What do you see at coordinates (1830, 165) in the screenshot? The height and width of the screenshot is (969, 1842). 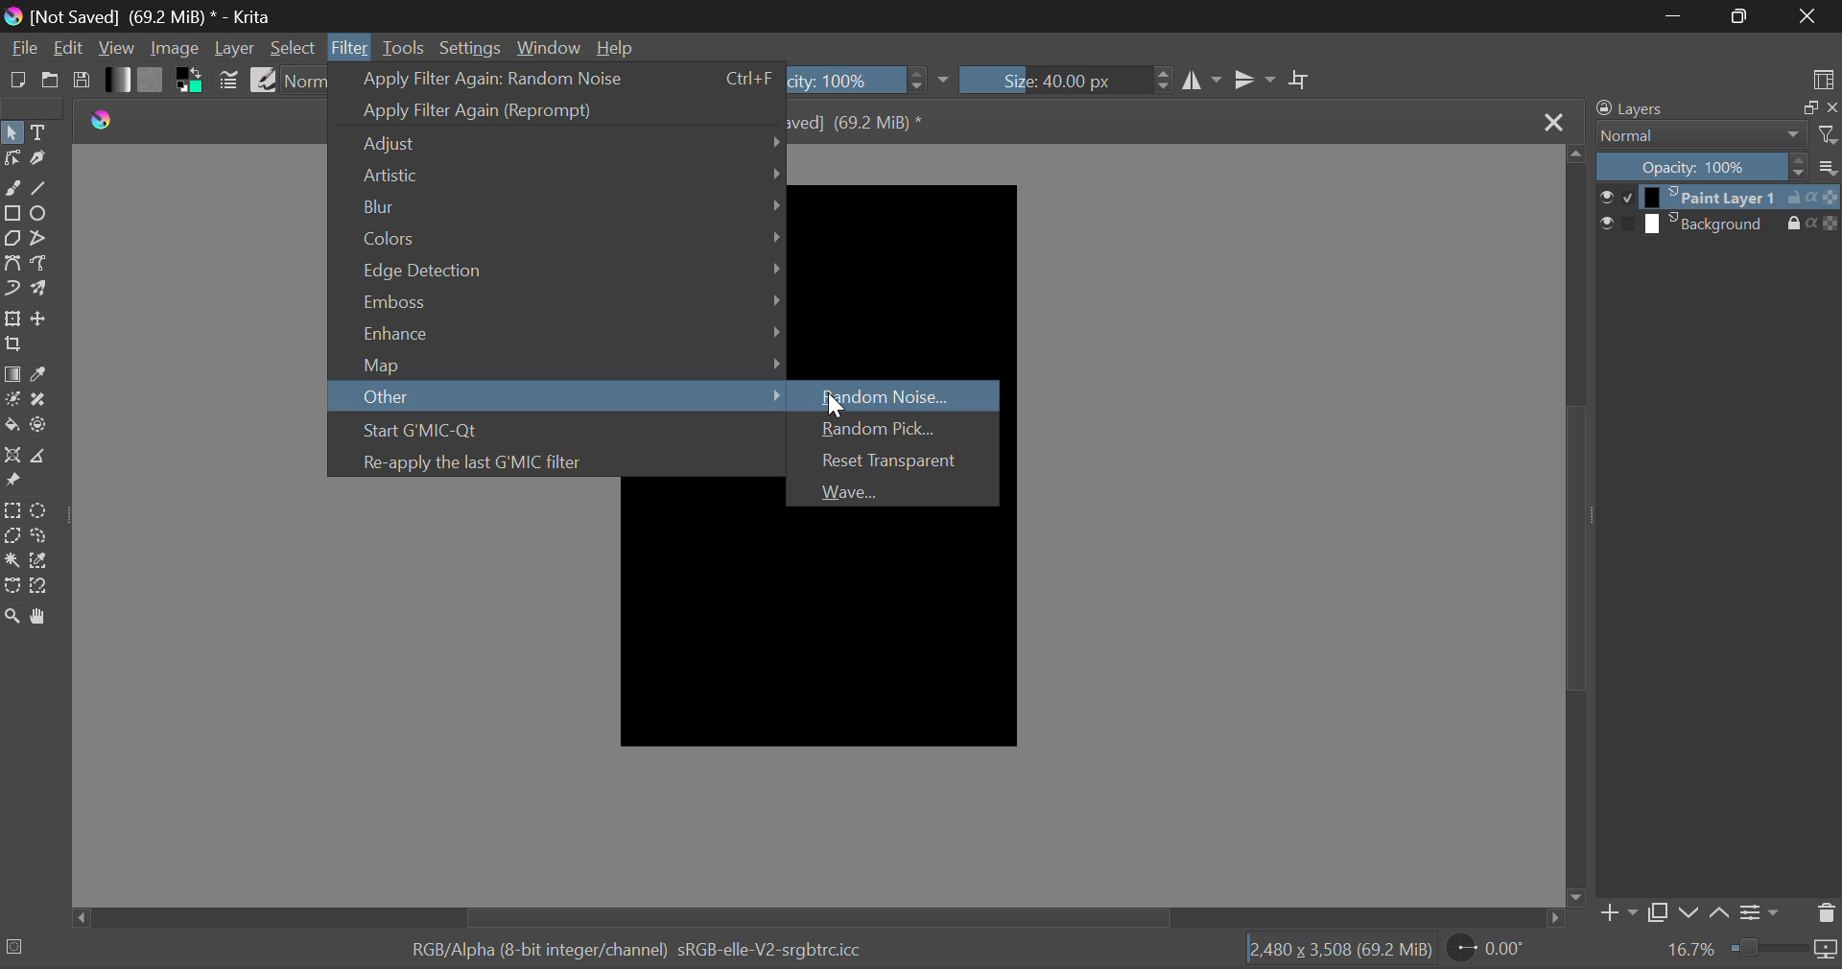 I see `options` at bounding box center [1830, 165].